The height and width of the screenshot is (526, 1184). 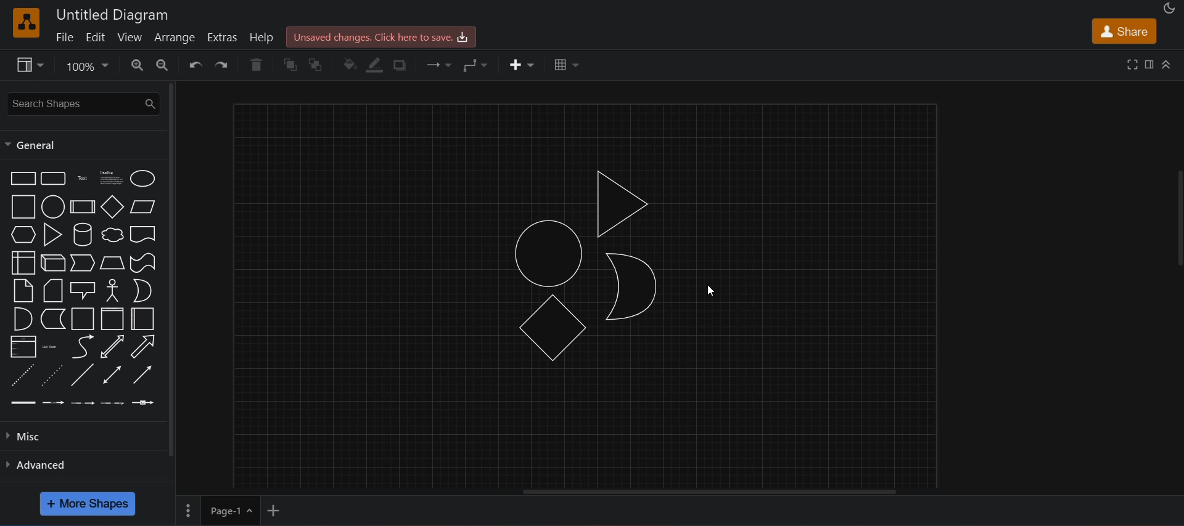 What do you see at coordinates (22, 346) in the screenshot?
I see `list` at bounding box center [22, 346].